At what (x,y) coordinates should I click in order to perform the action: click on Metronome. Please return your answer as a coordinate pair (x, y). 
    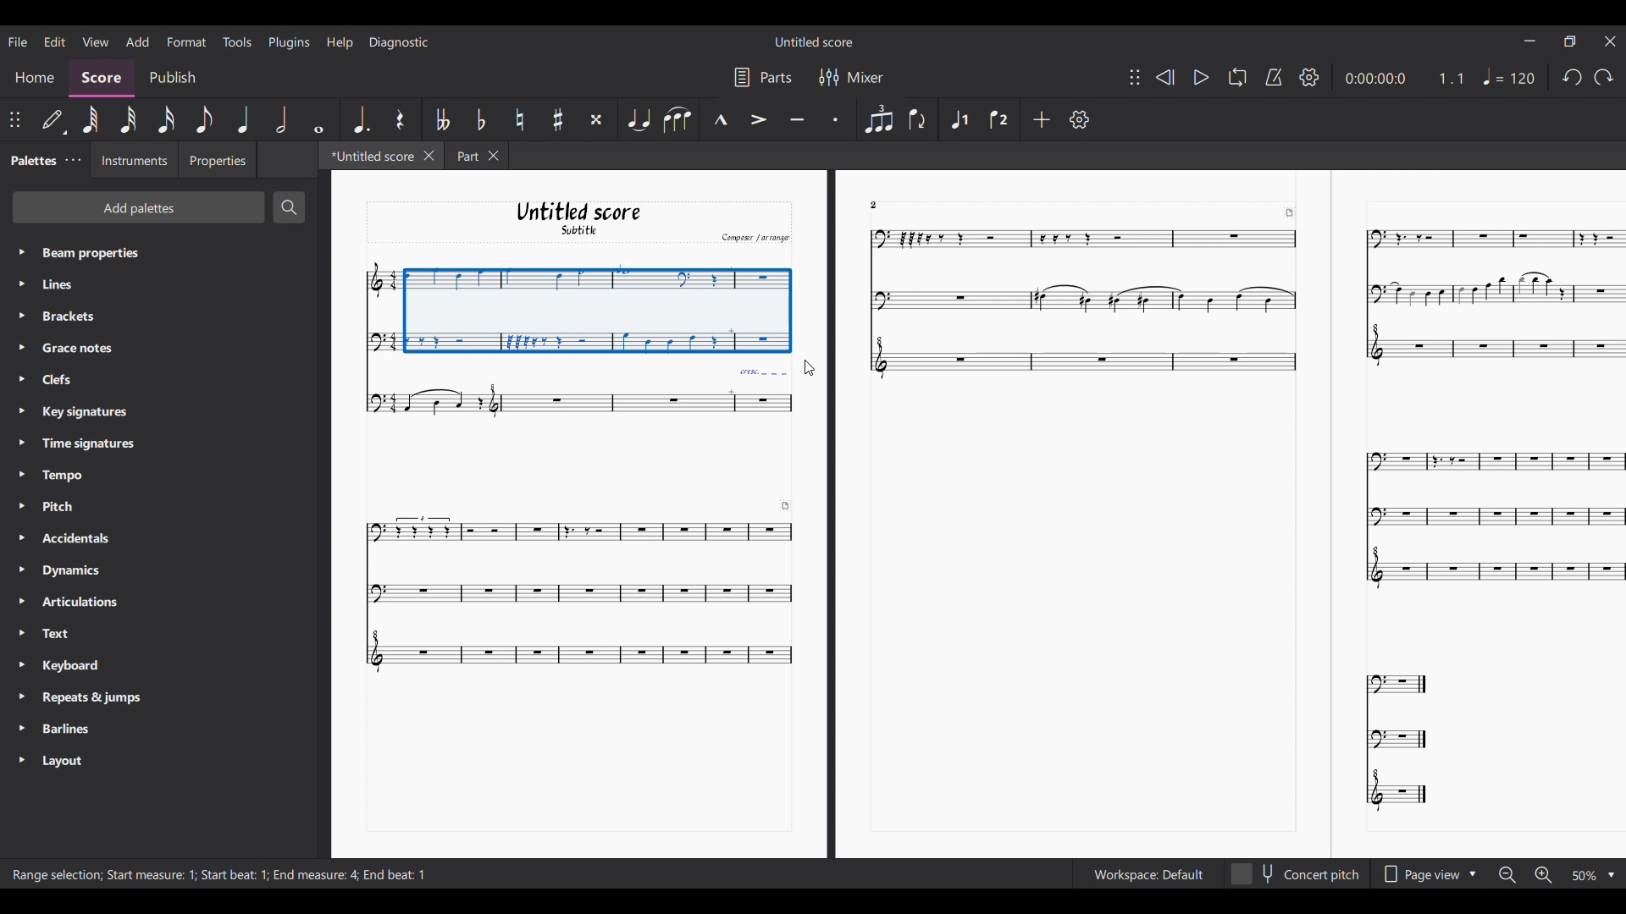
    Looking at the image, I should click on (1274, 77).